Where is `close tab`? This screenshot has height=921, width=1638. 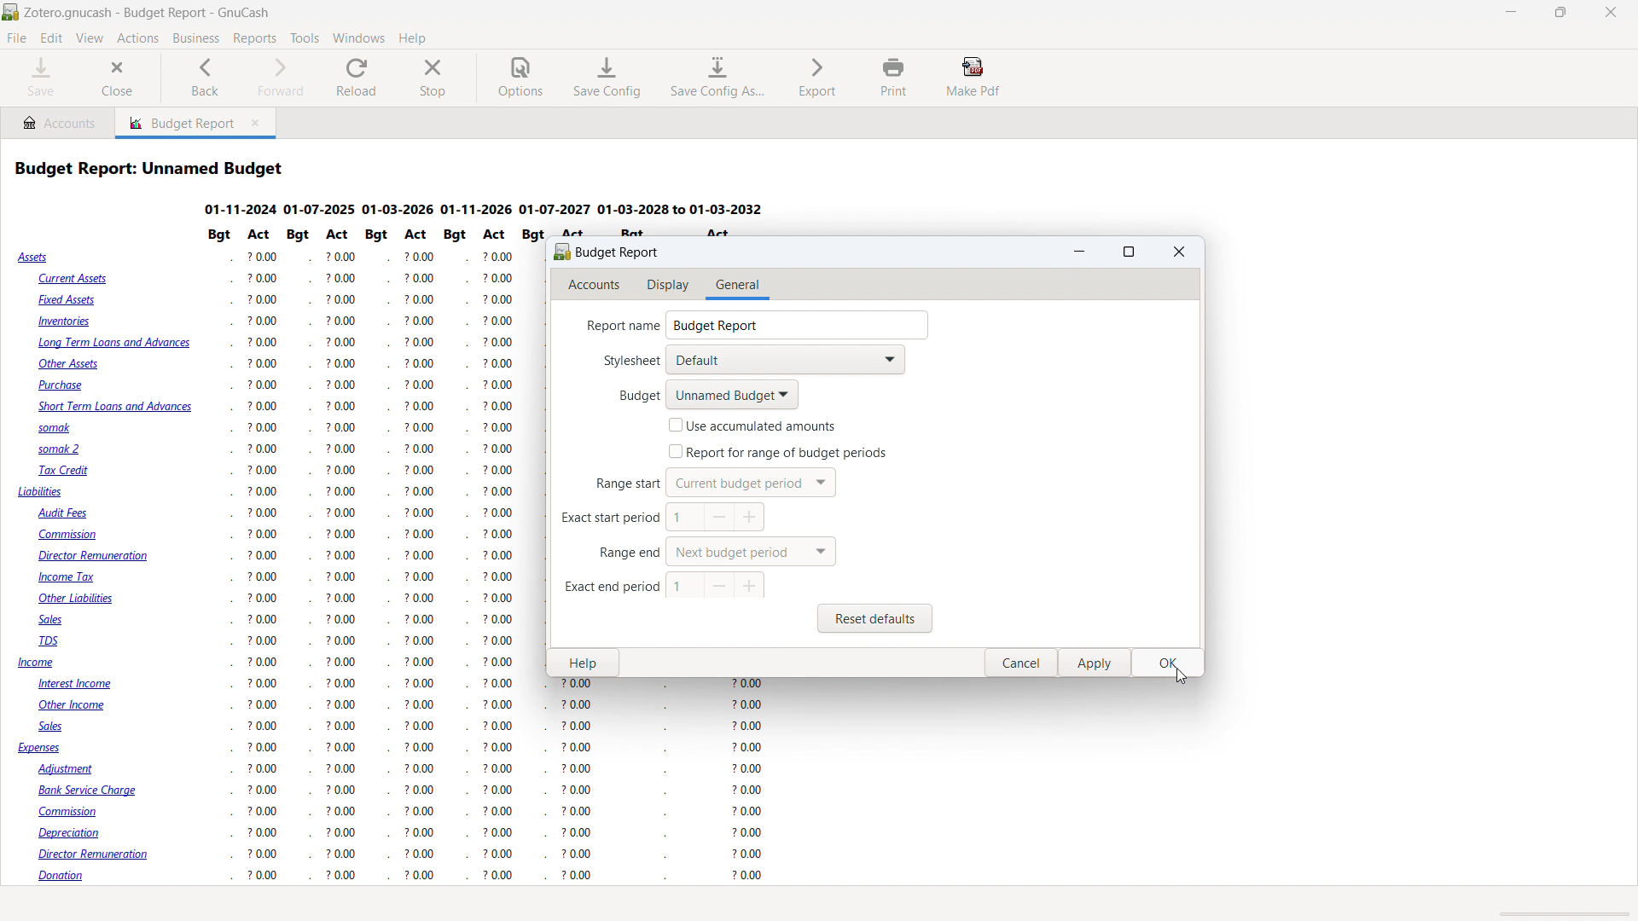
close tab is located at coordinates (258, 124).